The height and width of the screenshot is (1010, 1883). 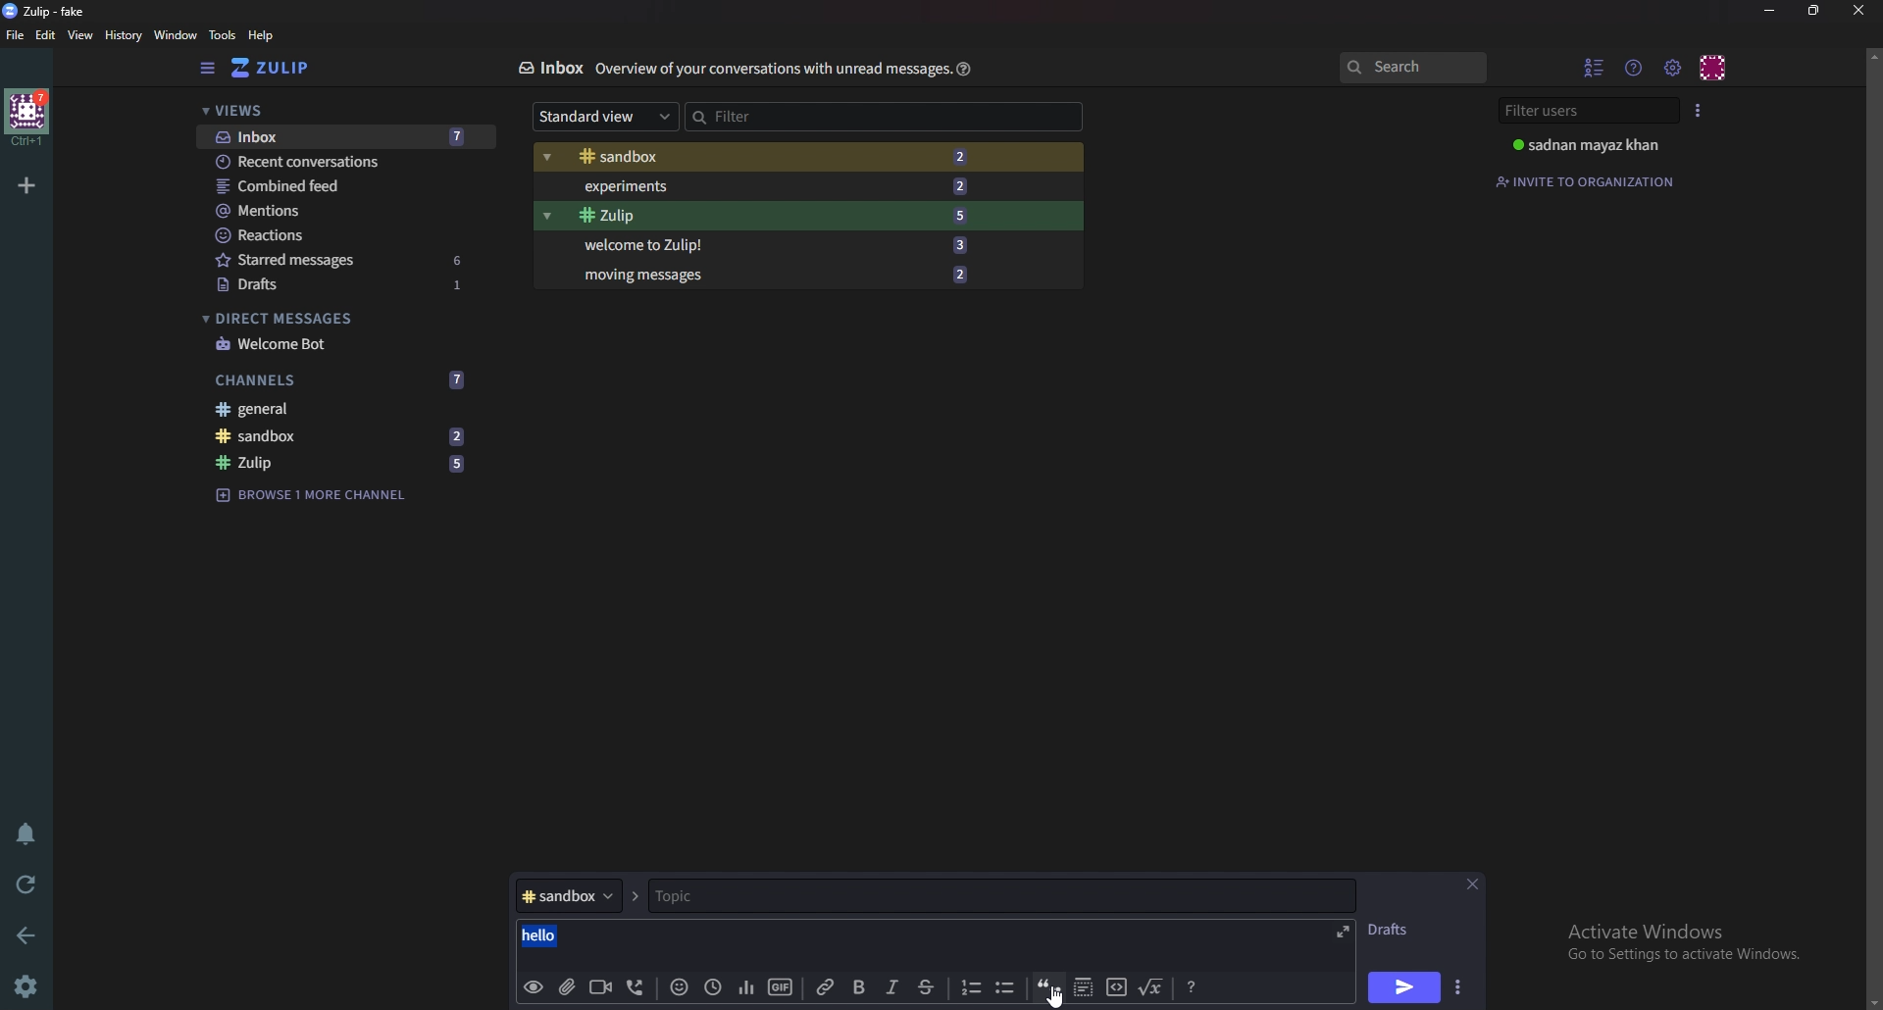 I want to click on 2, so click(x=461, y=435).